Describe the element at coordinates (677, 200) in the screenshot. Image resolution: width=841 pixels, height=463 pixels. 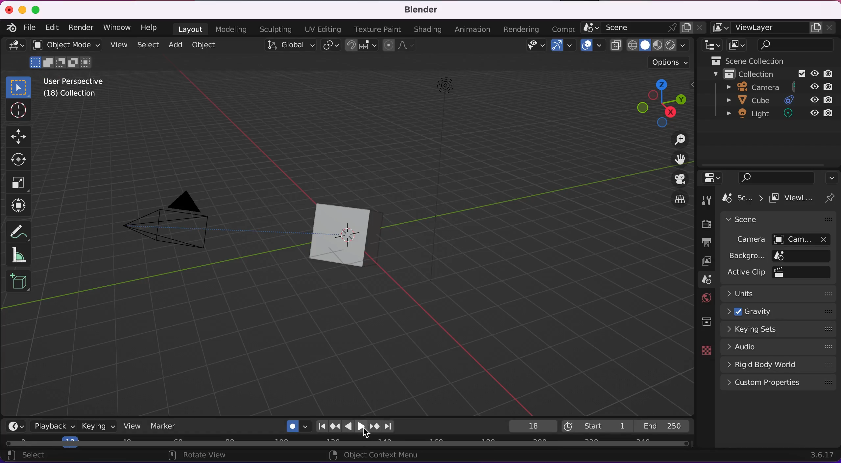
I see `switch the current view from perspective` at that location.